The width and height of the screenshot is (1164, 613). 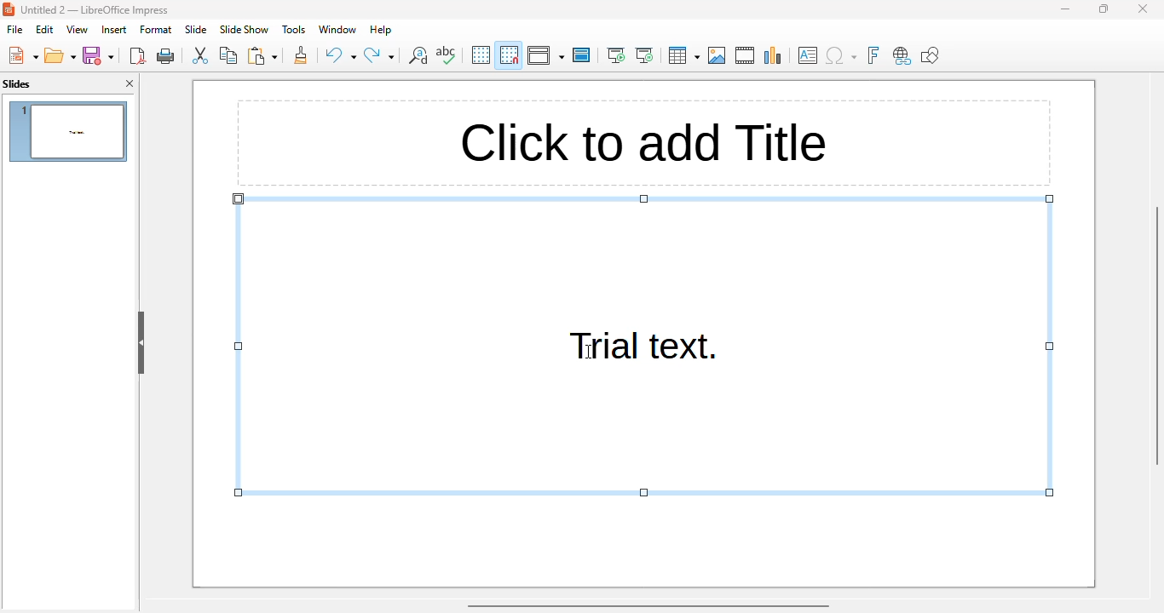 I want to click on close pane, so click(x=129, y=83).